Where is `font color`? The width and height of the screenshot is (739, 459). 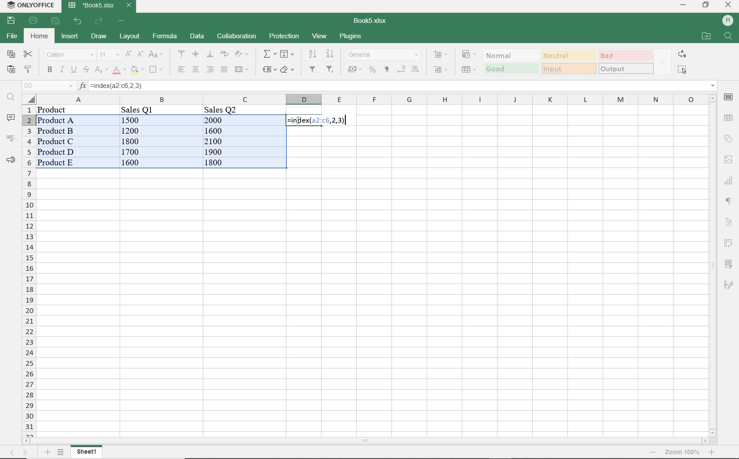 font color is located at coordinates (117, 70).